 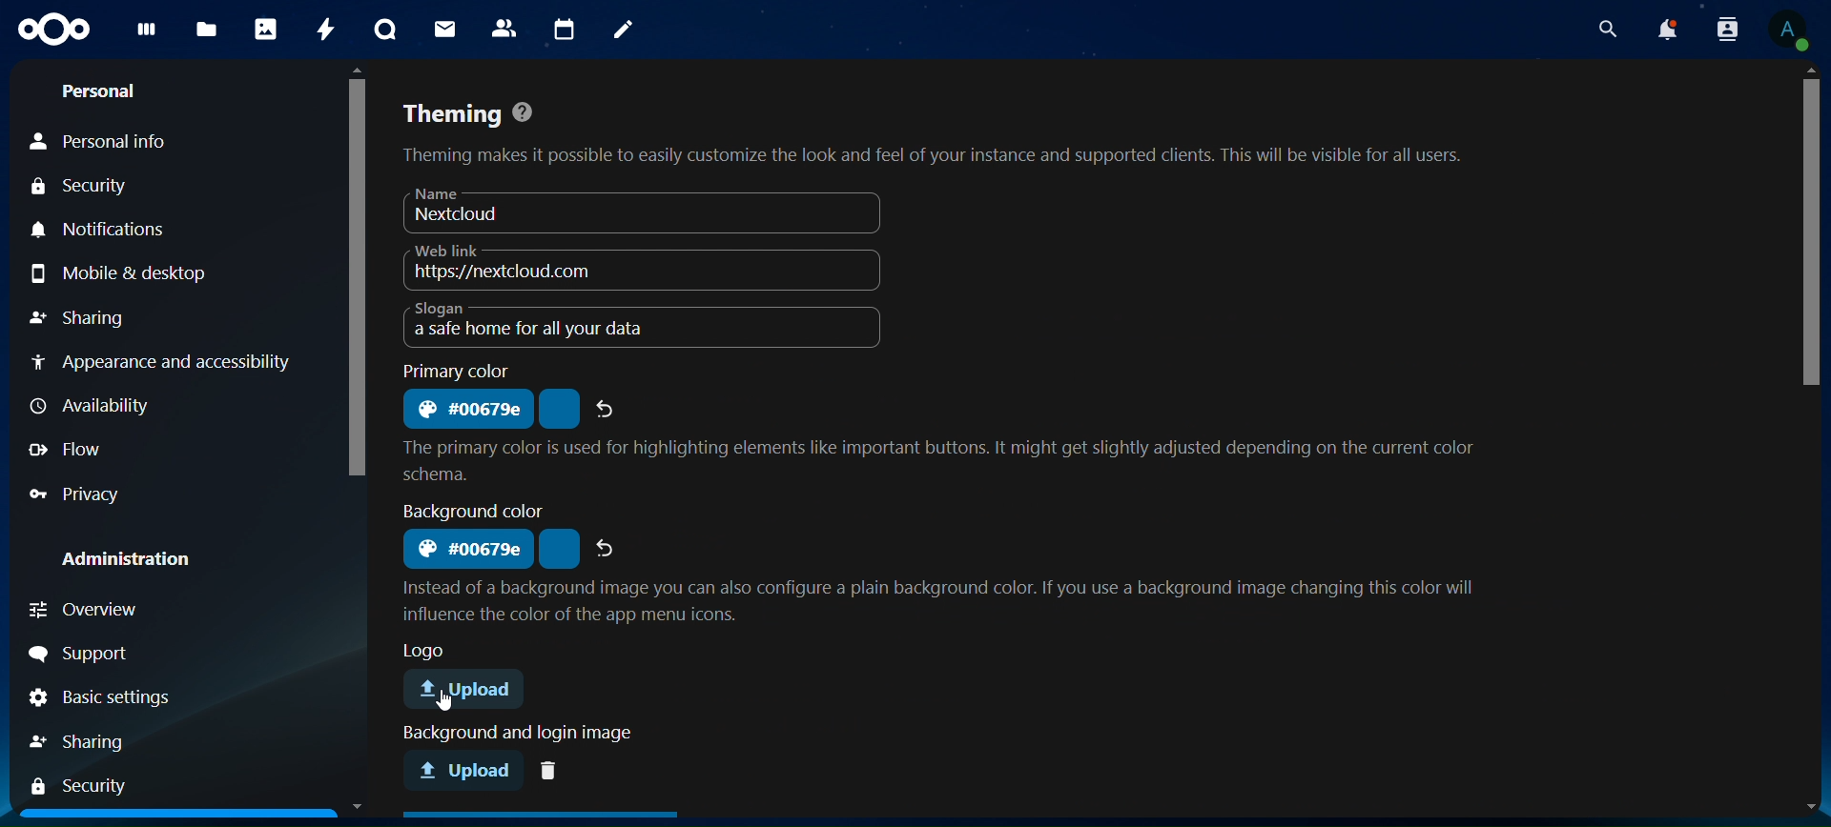 I want to click on primary color, so click(x=468, y=408).